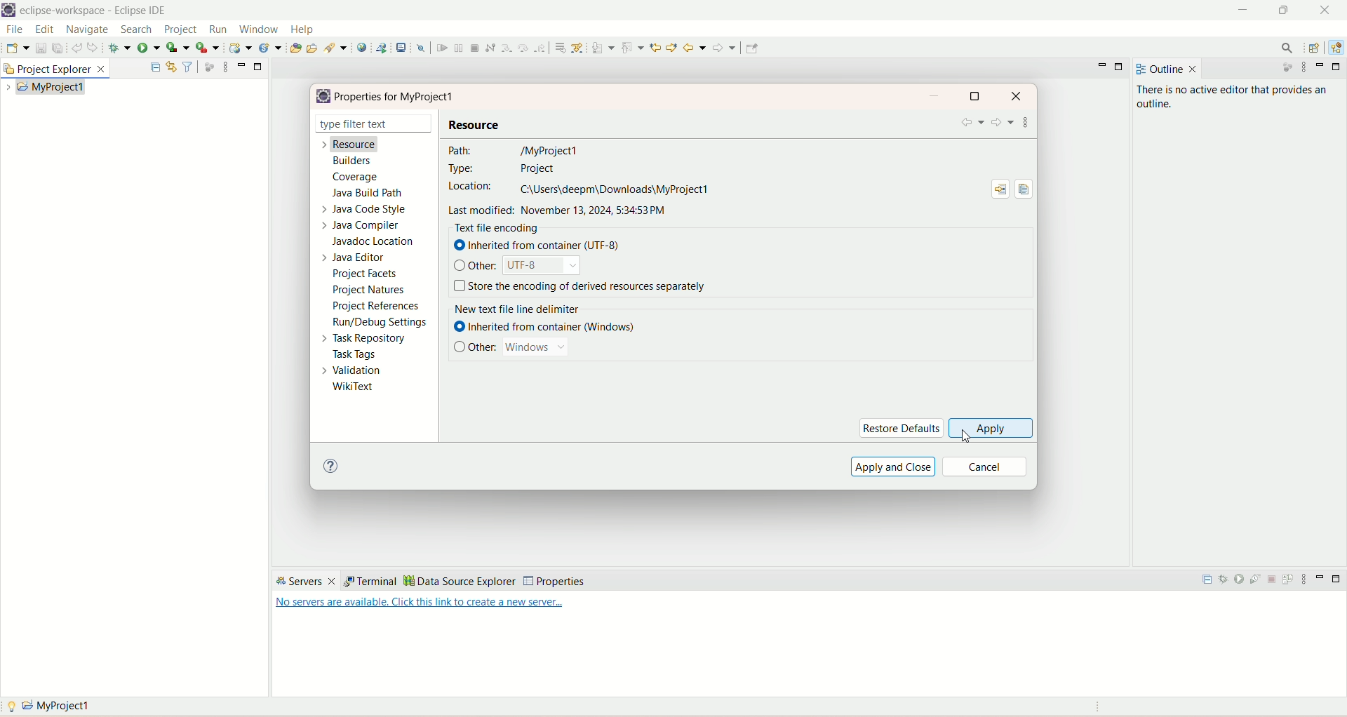 Image resolution: width=1347 pixels, height=717 pixels. I want to click on save all, so click(58, 49).